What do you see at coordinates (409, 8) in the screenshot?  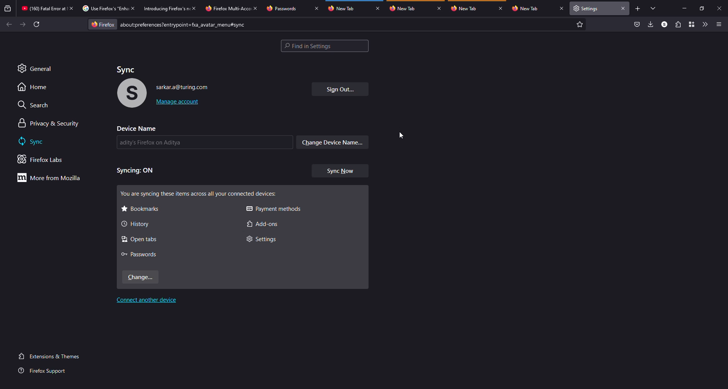 I see `tab` at bounding box center [409, 8].